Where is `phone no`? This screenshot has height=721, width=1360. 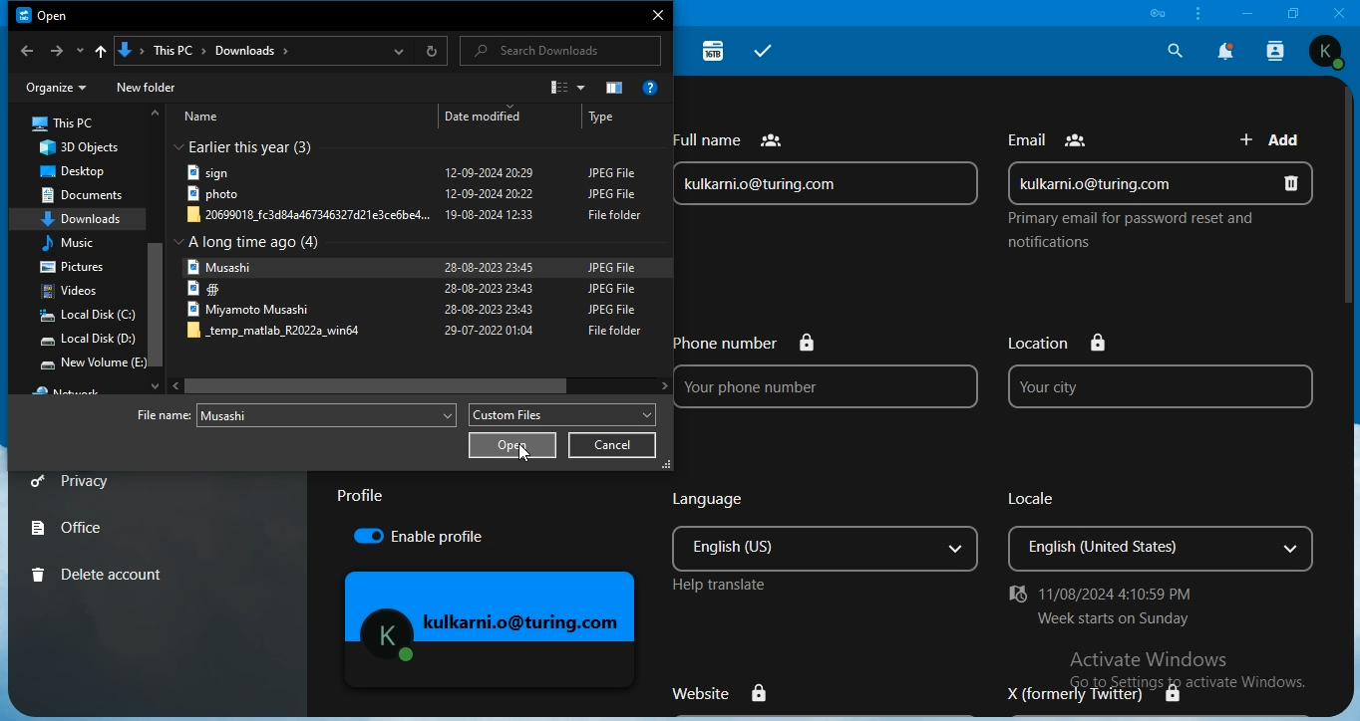
phone no is located at coordinates (834, 371).